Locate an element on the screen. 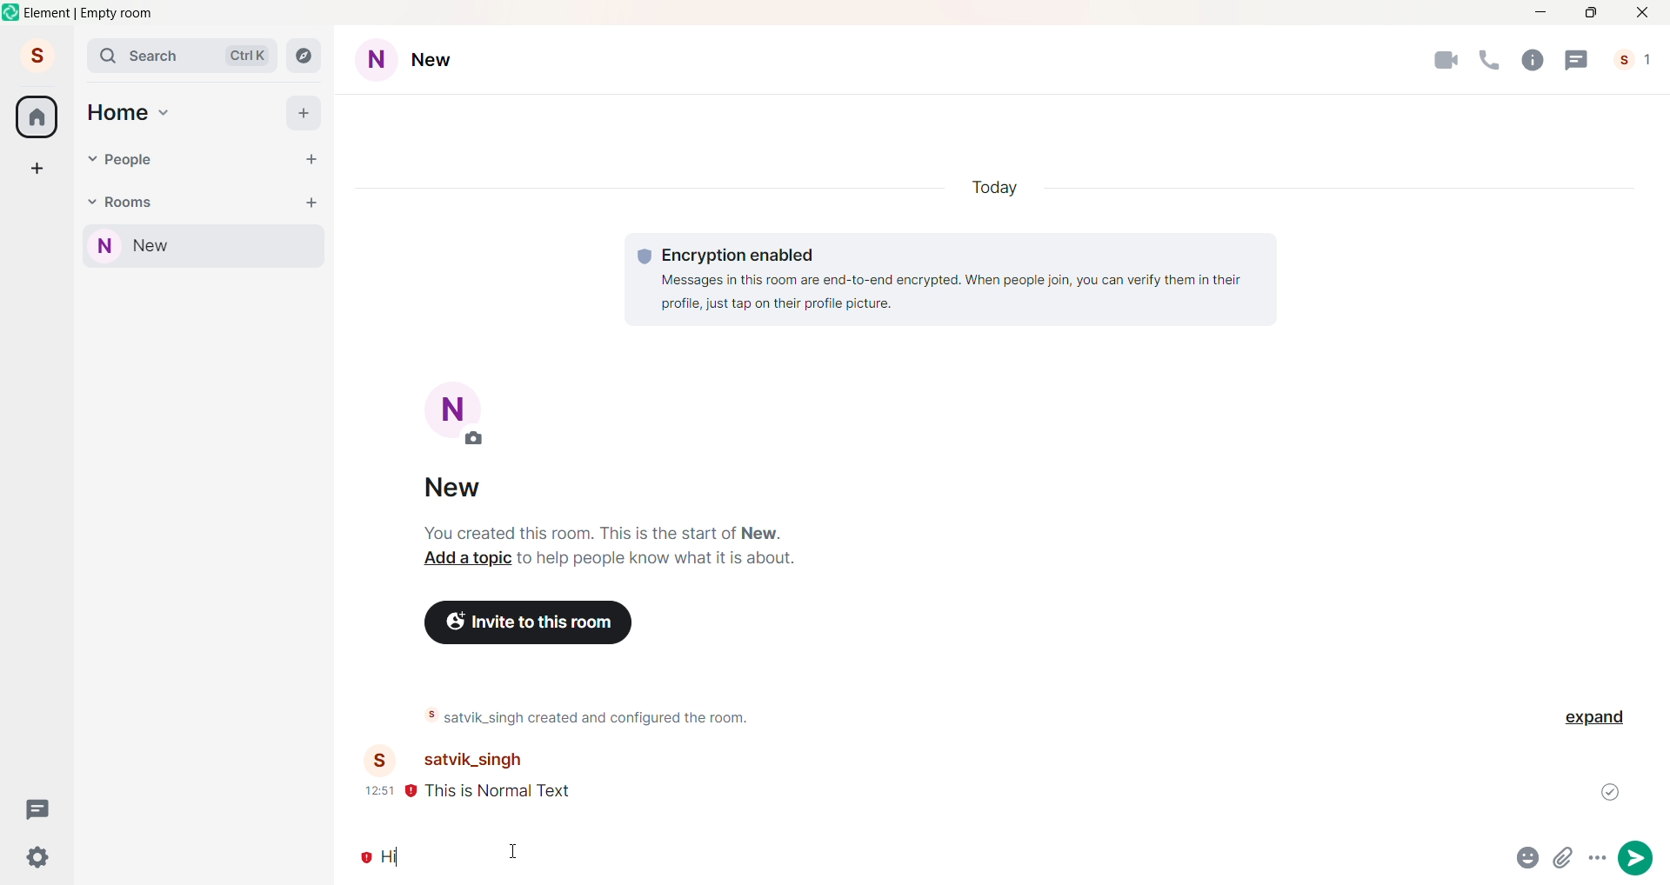 This screenshot has width=1670, height=885. start chat is located at coordinates (311, 160).